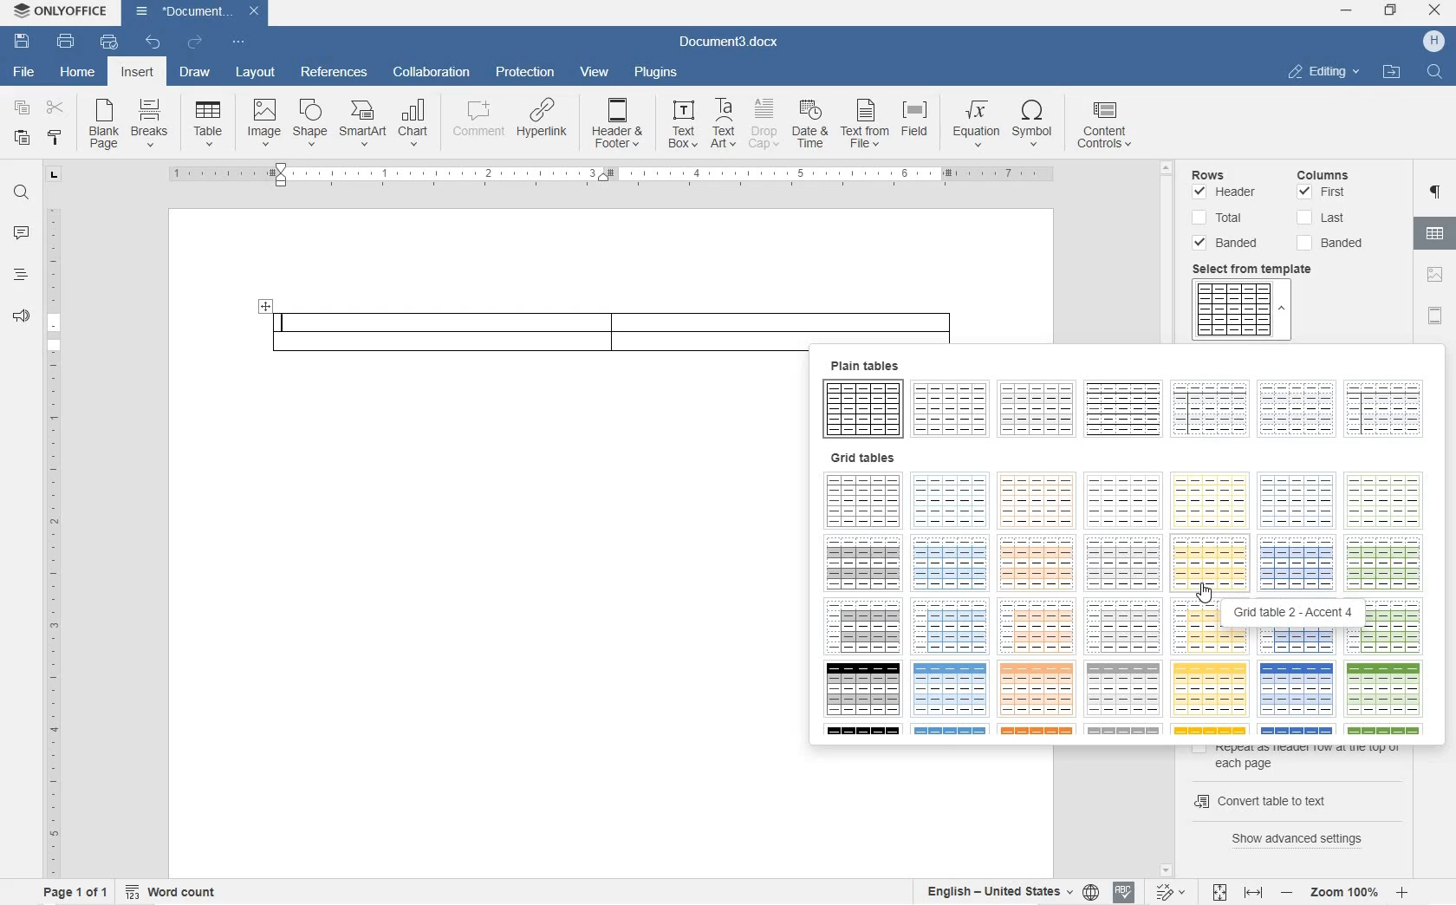 This screenshot has width=1456, height=905. I want to click on FIND, so click(20, 195).